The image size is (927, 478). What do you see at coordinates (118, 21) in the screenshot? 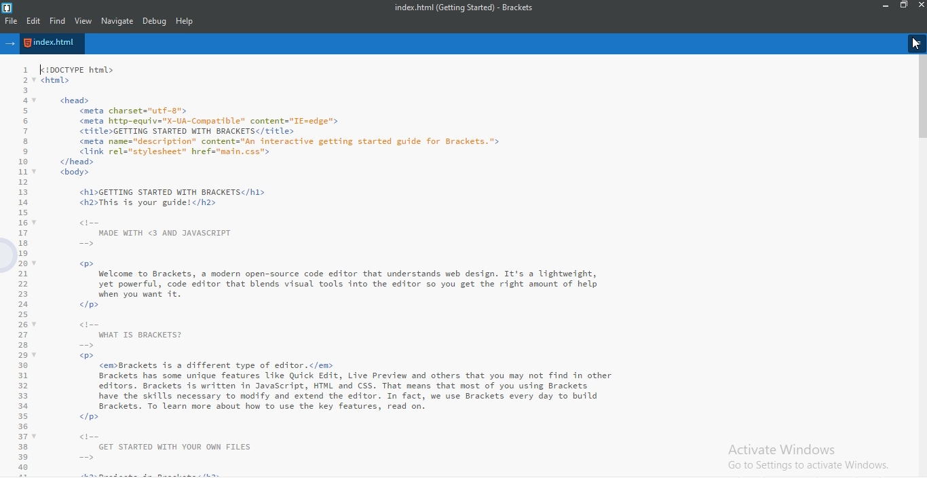
I see `navigate` at bounding box center [118, 21].